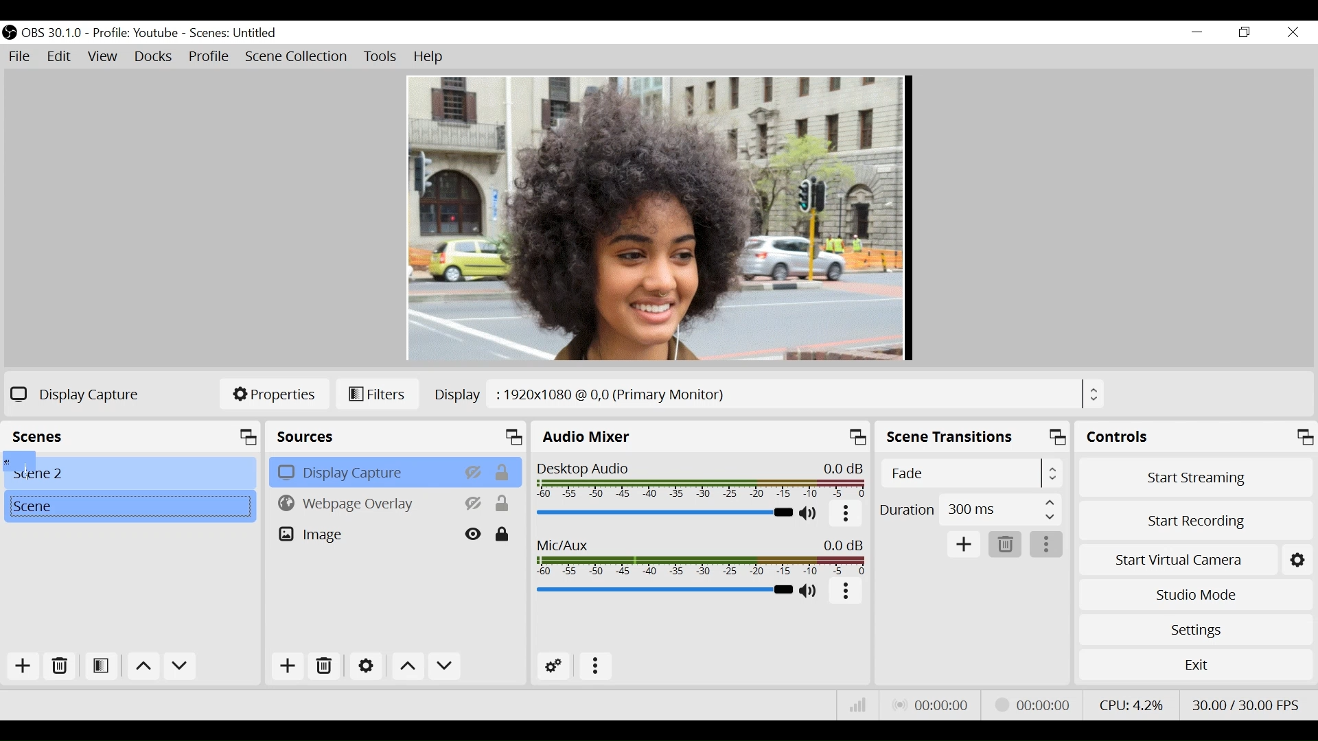  I want to click on Scene, so click(130, 472).